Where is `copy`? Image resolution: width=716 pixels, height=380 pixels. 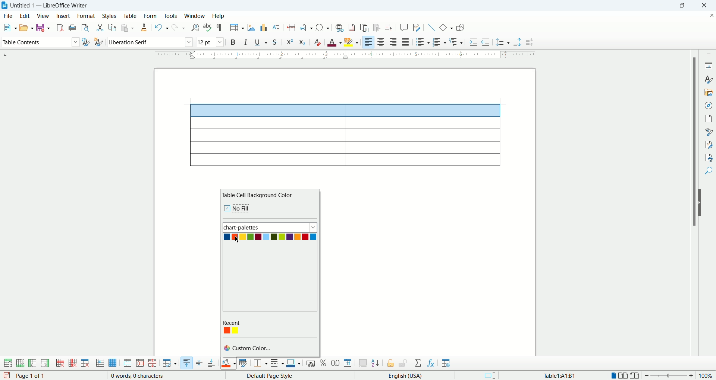 copy is located at coordinates (113, 27).